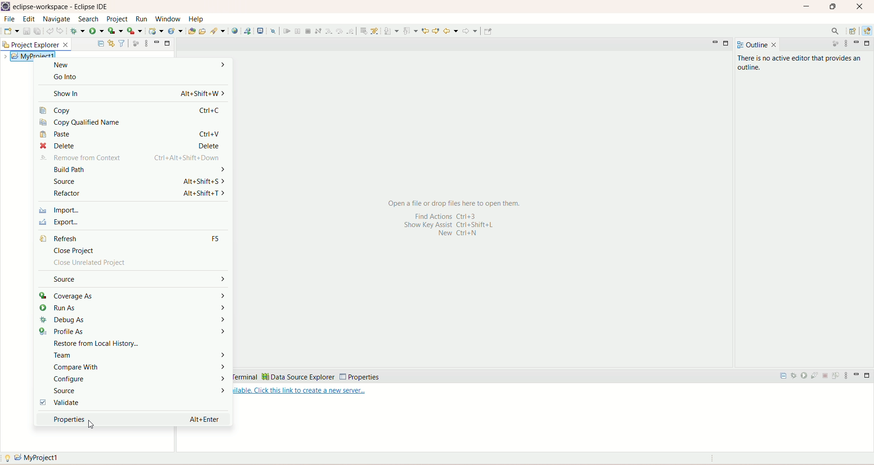 The height and width of the screenshot is (465, 874). What do you see at coordinates (132, 209) in the screenshot?
I see `import` at bounding box center [132, 209].